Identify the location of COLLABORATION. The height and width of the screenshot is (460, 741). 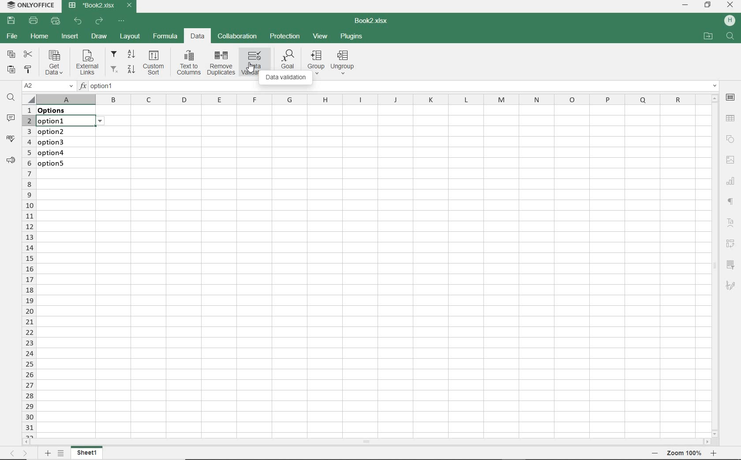
(238, 36).